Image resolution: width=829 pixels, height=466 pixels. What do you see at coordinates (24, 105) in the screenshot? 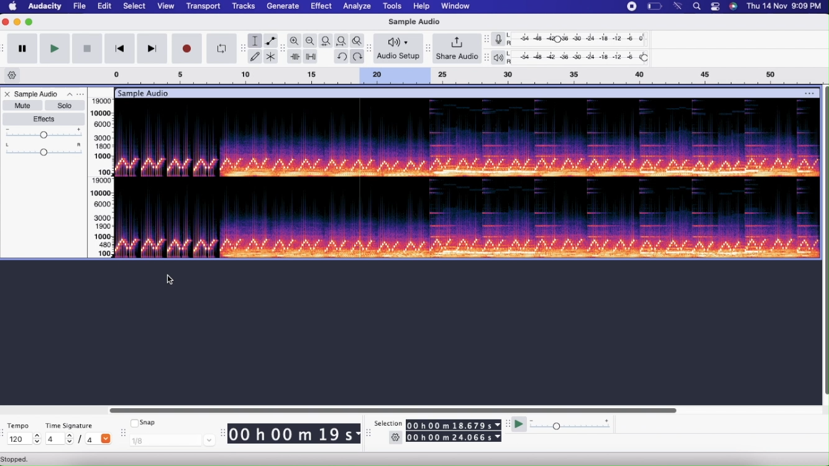
I see `Mute` at bounding box center [24, 105].